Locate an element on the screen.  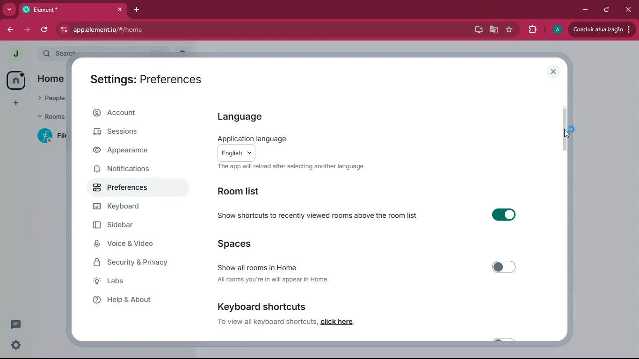
minimize is located at coordinates (584, 10).